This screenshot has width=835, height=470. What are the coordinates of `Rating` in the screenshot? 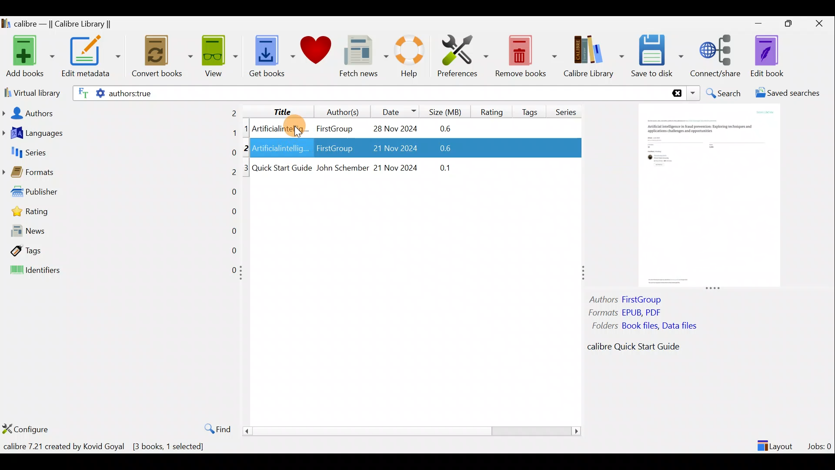 It's located at (123, 214).